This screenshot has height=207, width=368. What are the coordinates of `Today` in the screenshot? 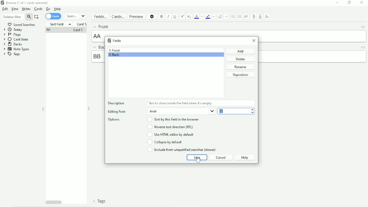 It's located at (13, 30).